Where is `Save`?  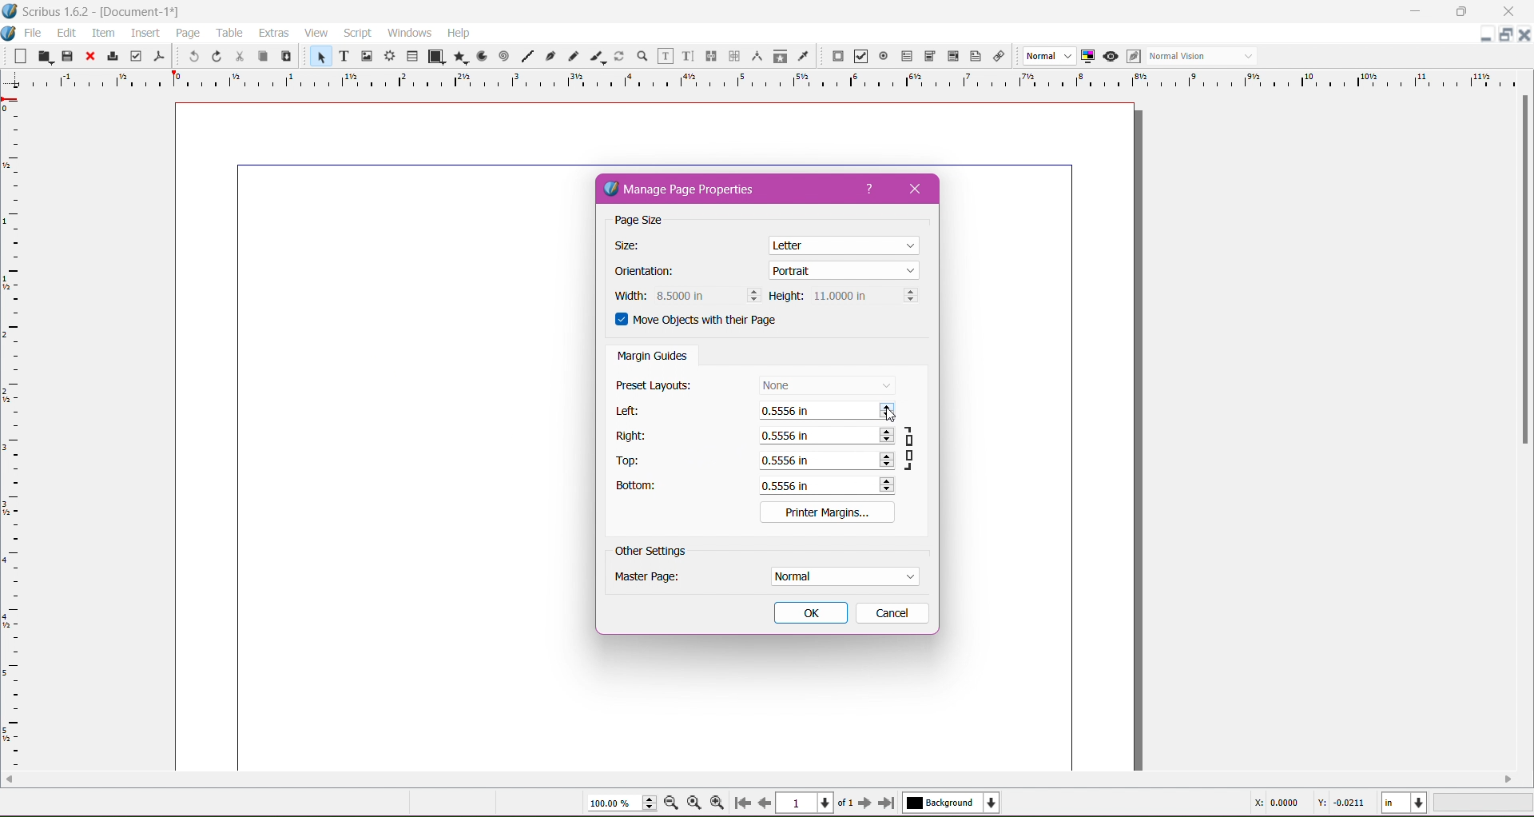
Save is located at coordinates (68, 54).